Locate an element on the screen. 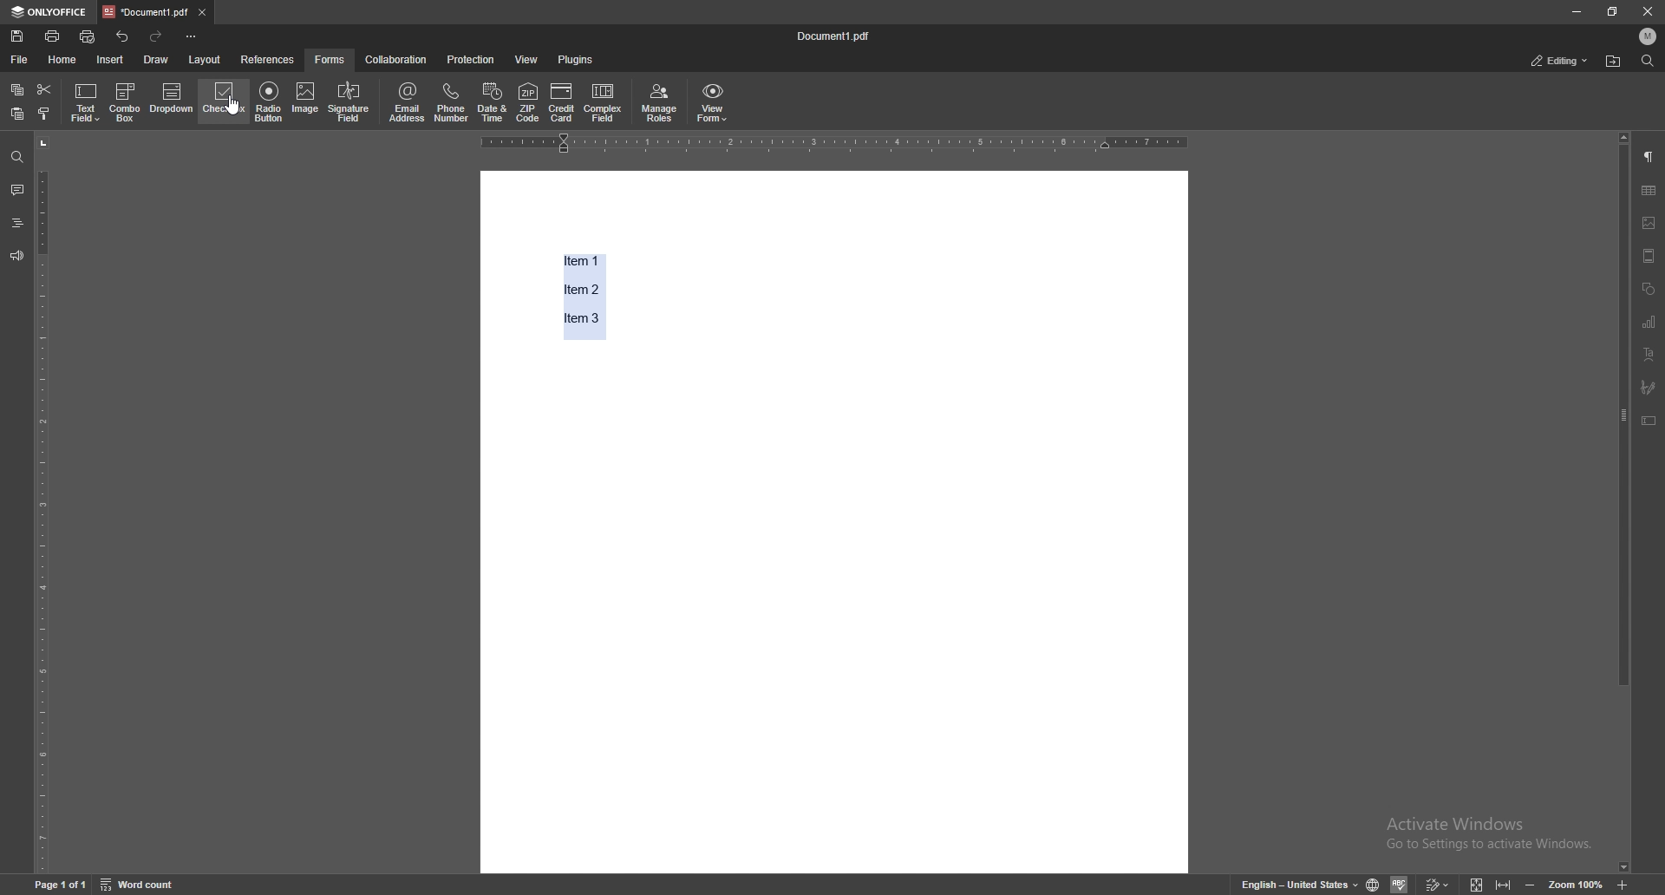 The height and width of the screenshot is (895, 1665). forms is located at coordinates (330, 60).